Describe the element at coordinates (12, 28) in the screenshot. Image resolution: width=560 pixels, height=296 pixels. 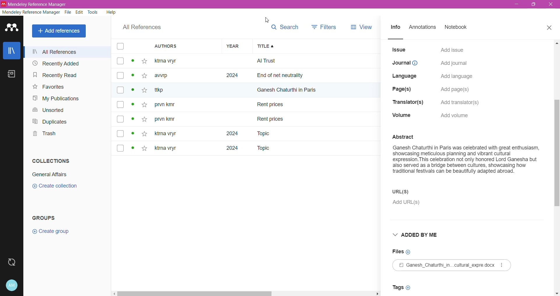
I see `Application Logo` at that location.